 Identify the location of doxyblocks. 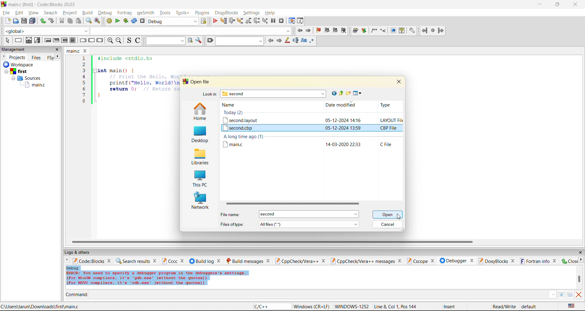
(228, 13).